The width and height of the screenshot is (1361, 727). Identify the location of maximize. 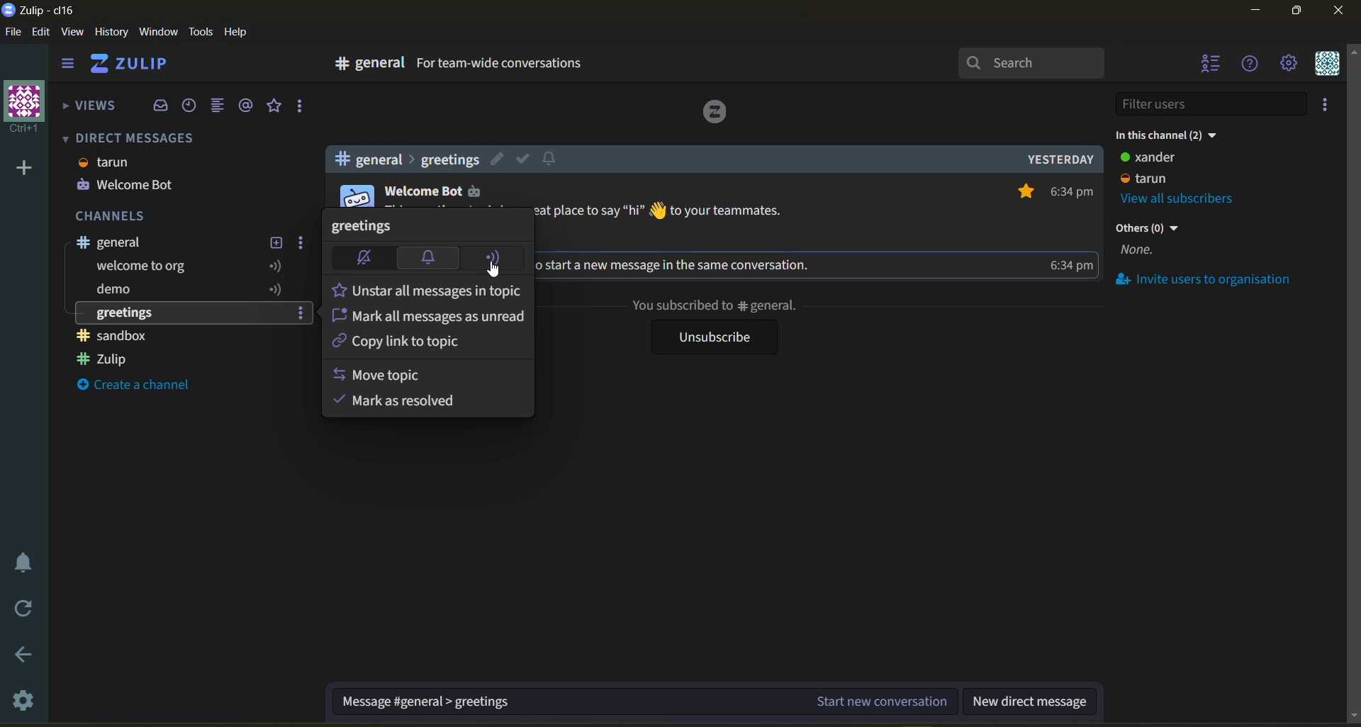
(1298, 11).